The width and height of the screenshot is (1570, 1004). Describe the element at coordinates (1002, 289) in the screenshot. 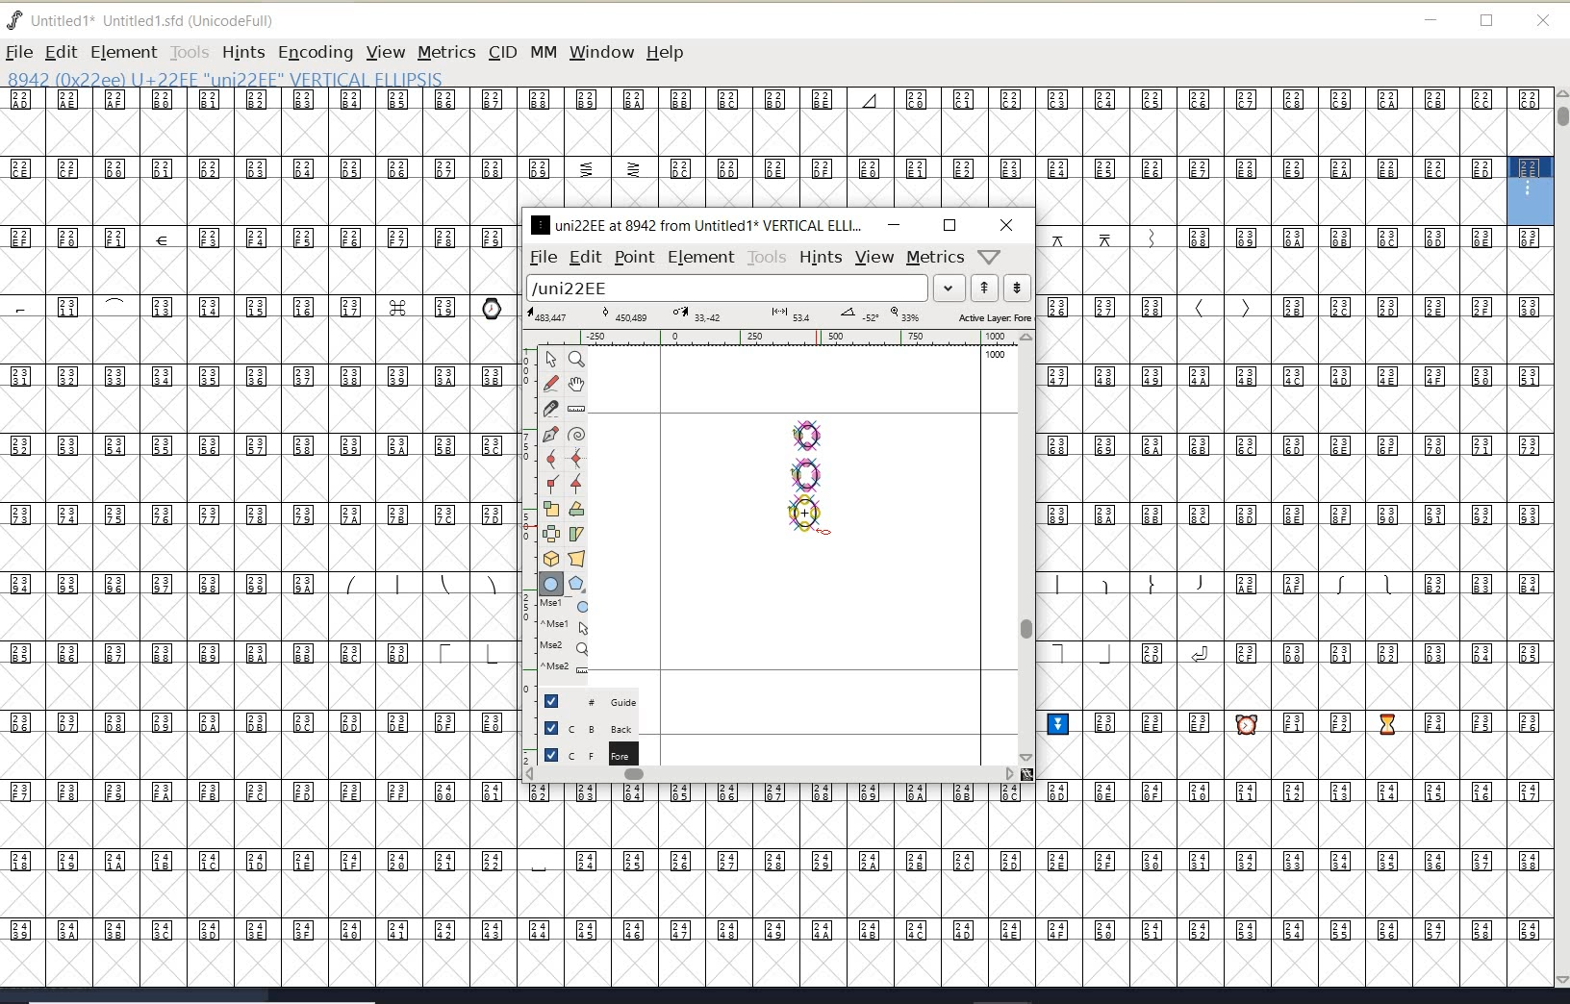

I see `show previous/next word list` at that location.